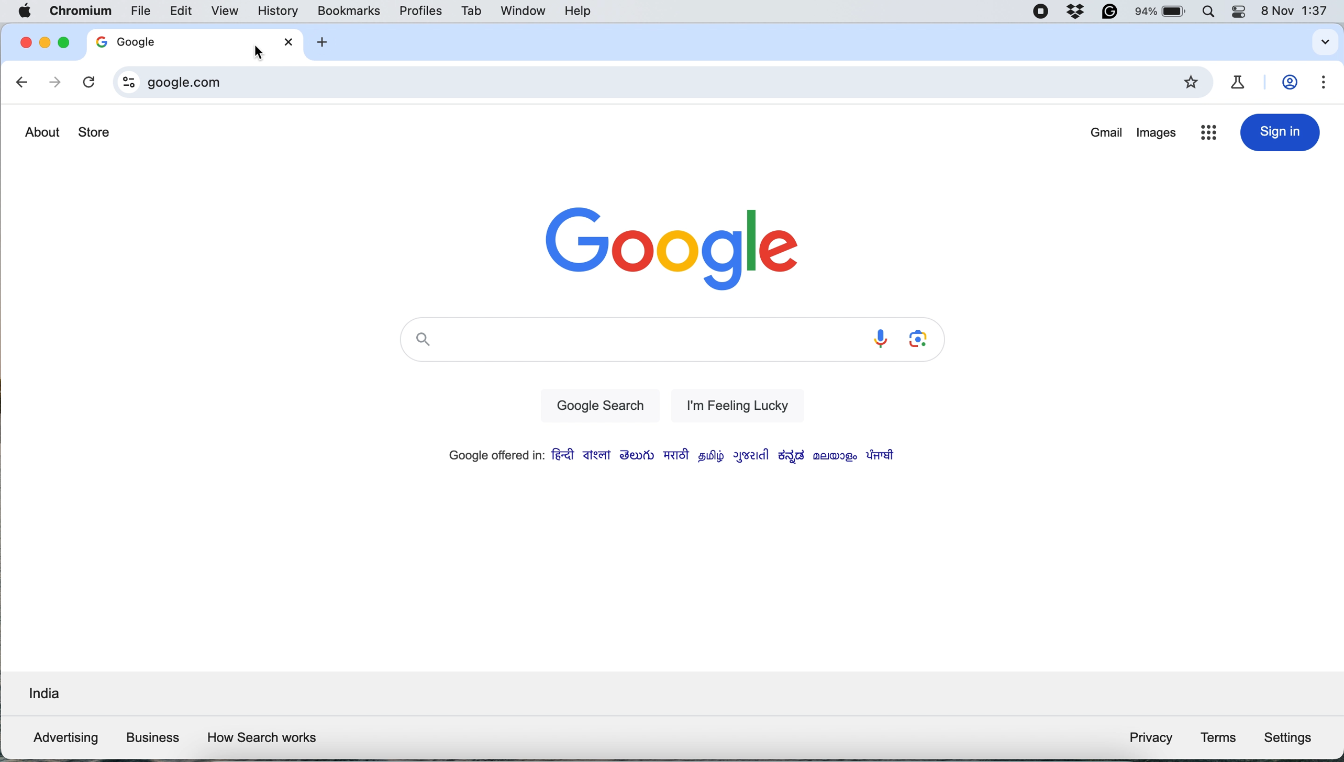 The width and height of the screenshot is (1344, 762). I want to click on screen recorder, so click(1041, 13).